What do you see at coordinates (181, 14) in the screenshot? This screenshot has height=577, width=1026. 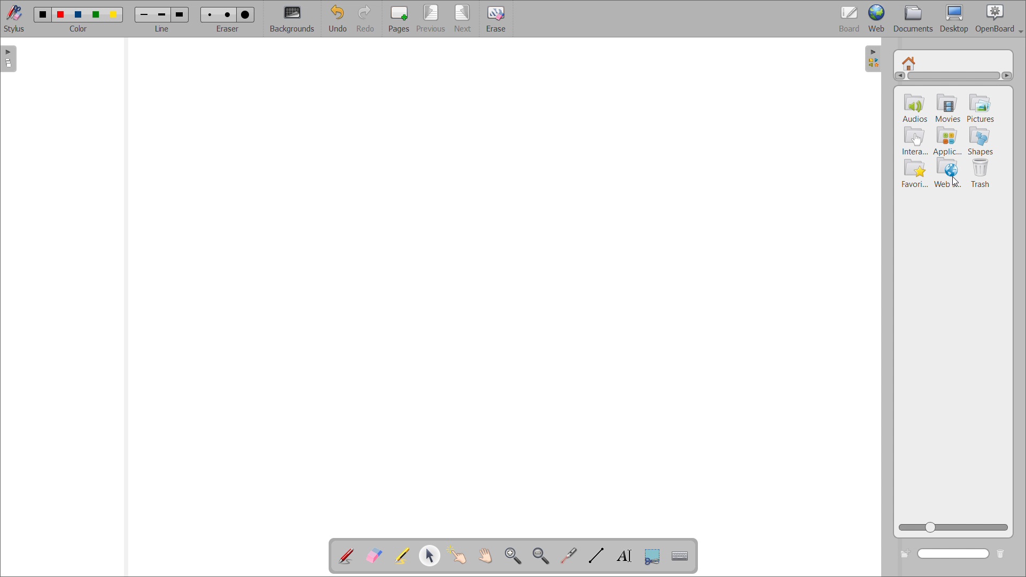 I see `Large line` at bounding box center [181, 14].